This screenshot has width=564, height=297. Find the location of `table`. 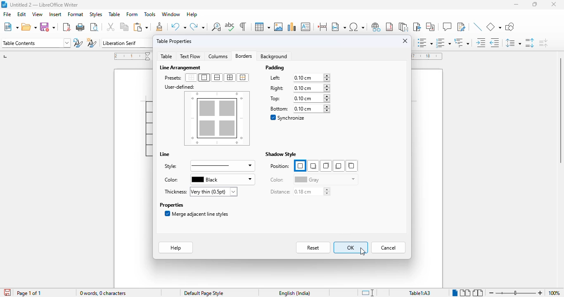

table is located at coordinates (166, 56).